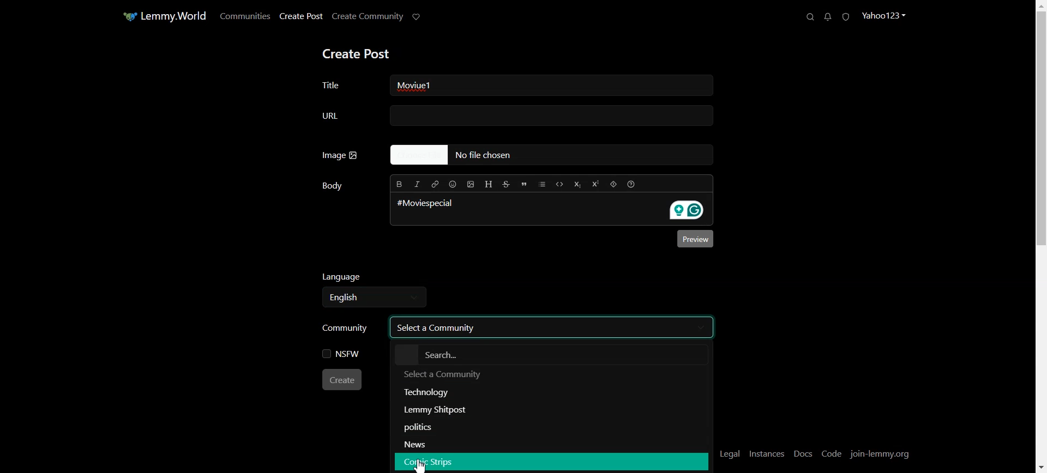 The width and height of the screenshot is (1047, 473). Describe the element at coordinates (549, 328) in the screenshot. I see `Select a community` at that location.